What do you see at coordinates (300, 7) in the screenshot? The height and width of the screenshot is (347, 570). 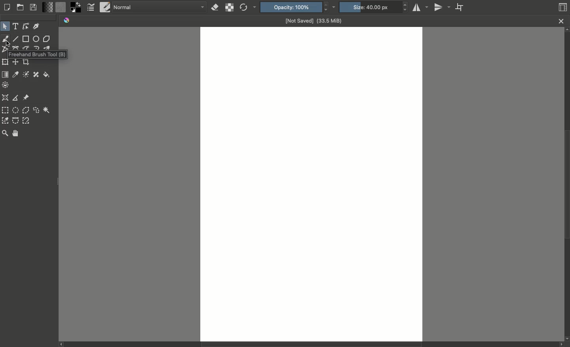 I see `Opacity` at bounding box center [300, 7].